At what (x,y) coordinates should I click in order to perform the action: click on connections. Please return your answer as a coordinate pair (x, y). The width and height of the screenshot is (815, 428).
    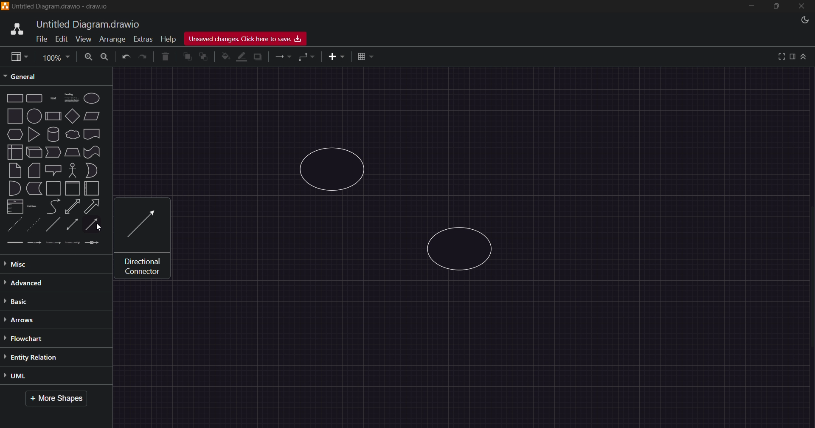
    Looking at the image, I should click on (283, 57).